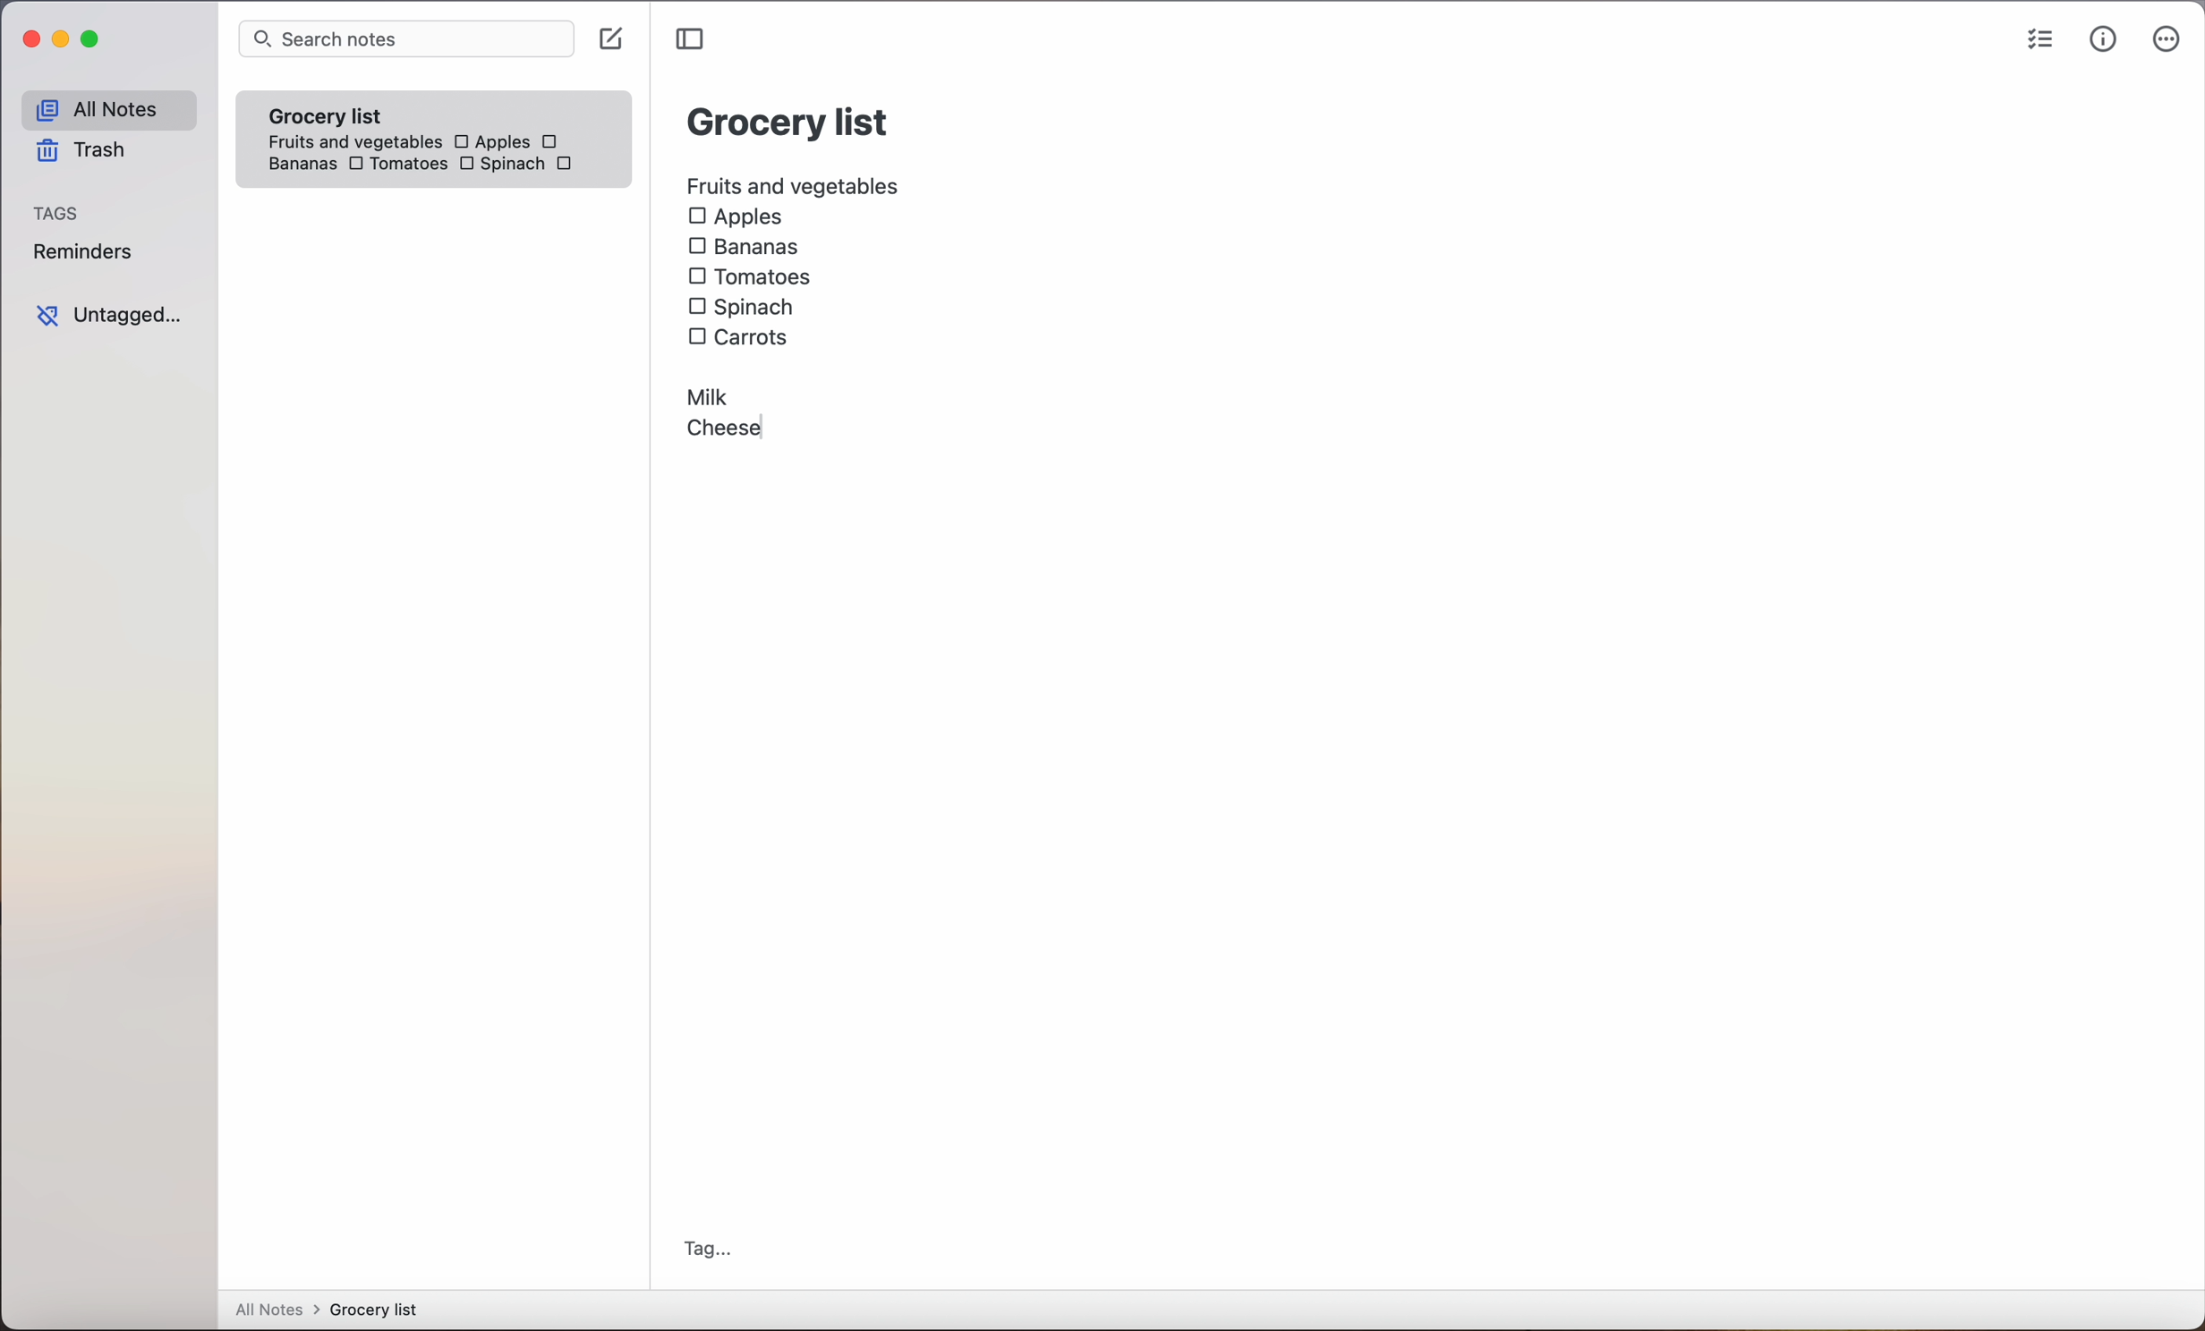  I want to click on minimize Simplenote, so click(64, 43).